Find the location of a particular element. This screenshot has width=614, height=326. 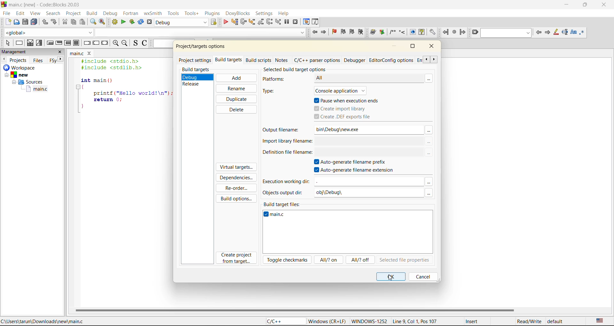

toggle checkmarks is located at coordinates (288, 260).